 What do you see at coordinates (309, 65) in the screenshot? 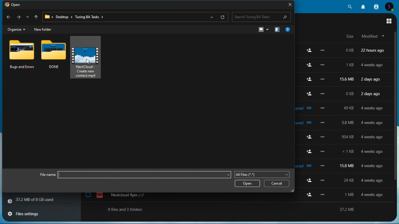
I see `add user` at bounding box center [309, 65].